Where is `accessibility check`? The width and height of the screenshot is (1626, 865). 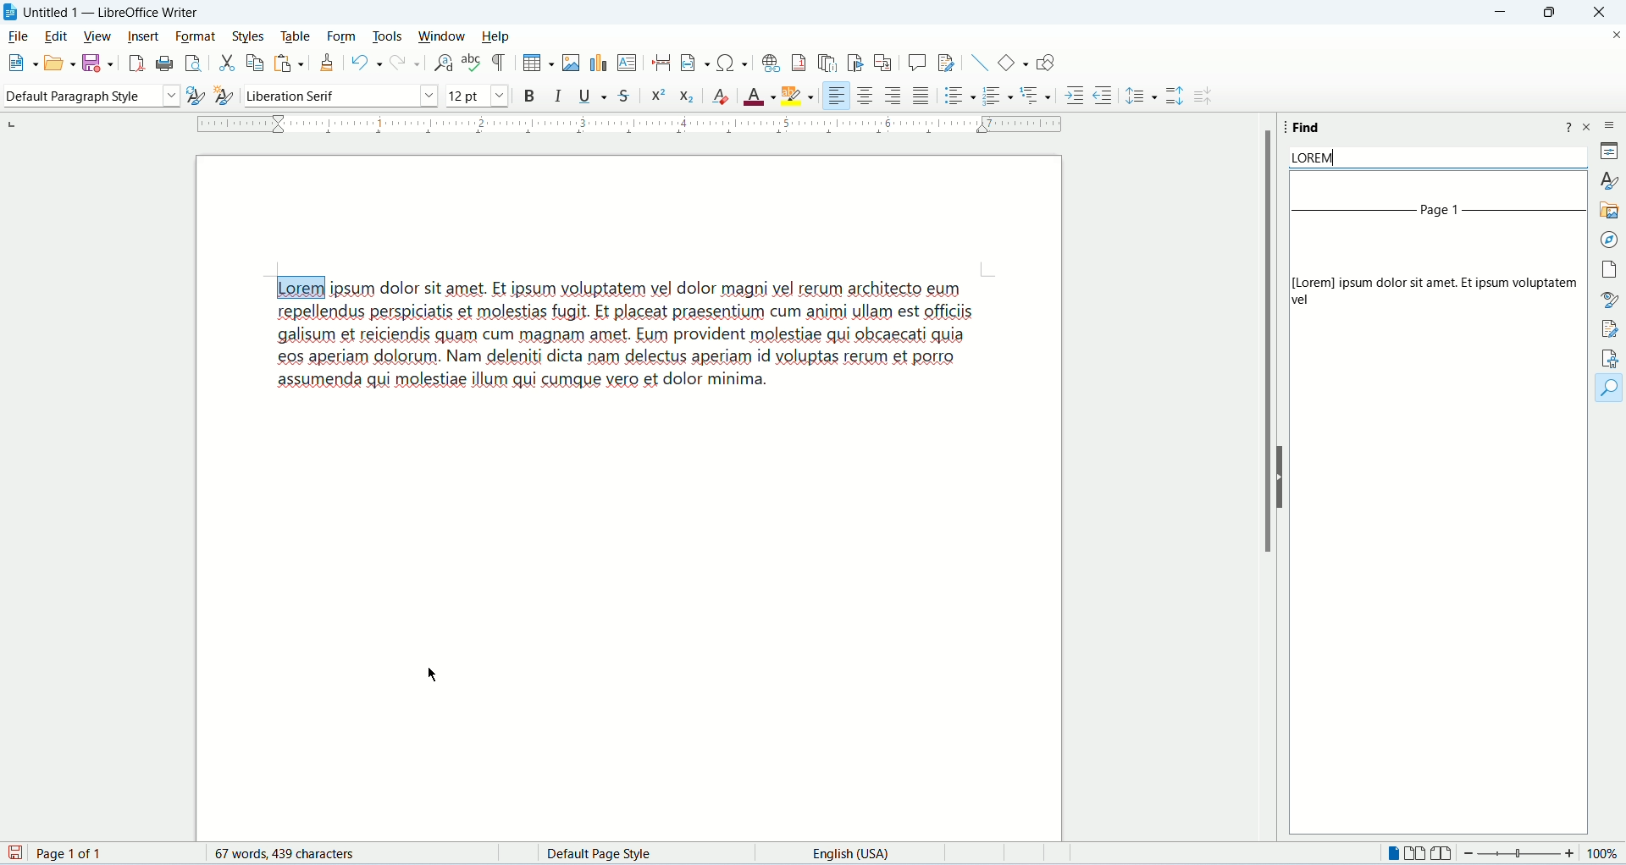 accessibility check is located at coordinates (1611, 358).